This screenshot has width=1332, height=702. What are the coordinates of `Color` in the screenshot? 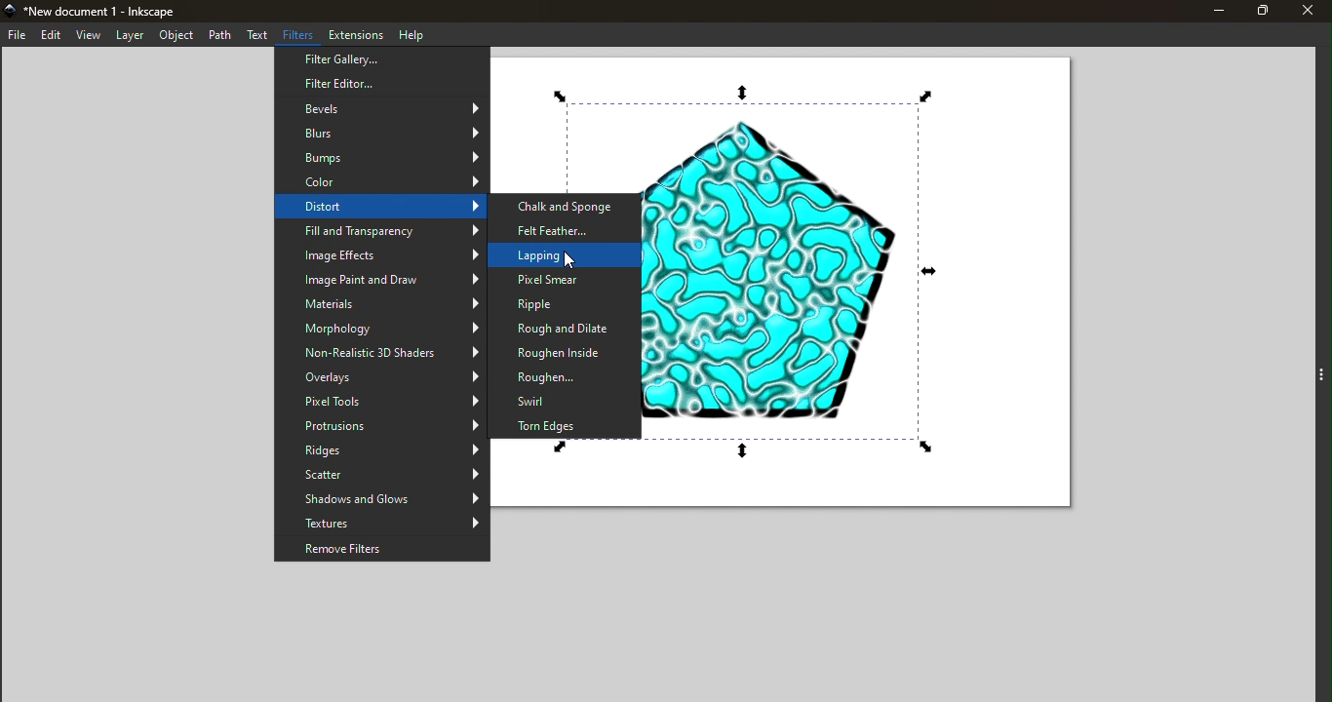 It's located at (378, 182).